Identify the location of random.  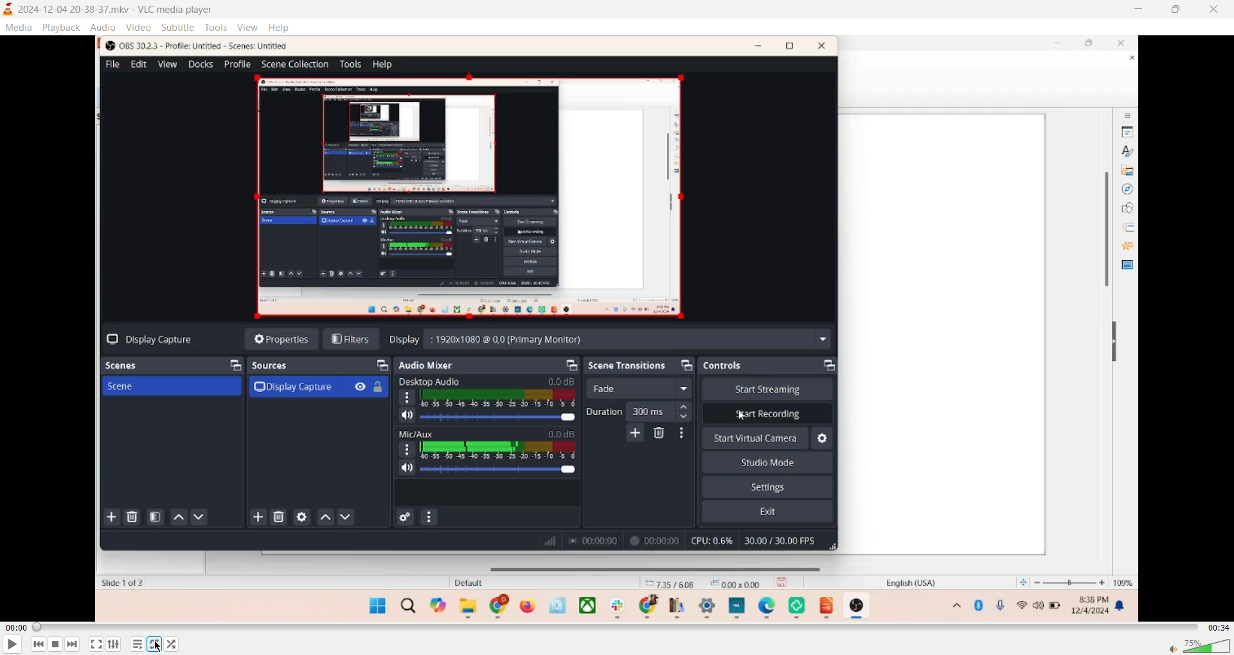
(172, 643).